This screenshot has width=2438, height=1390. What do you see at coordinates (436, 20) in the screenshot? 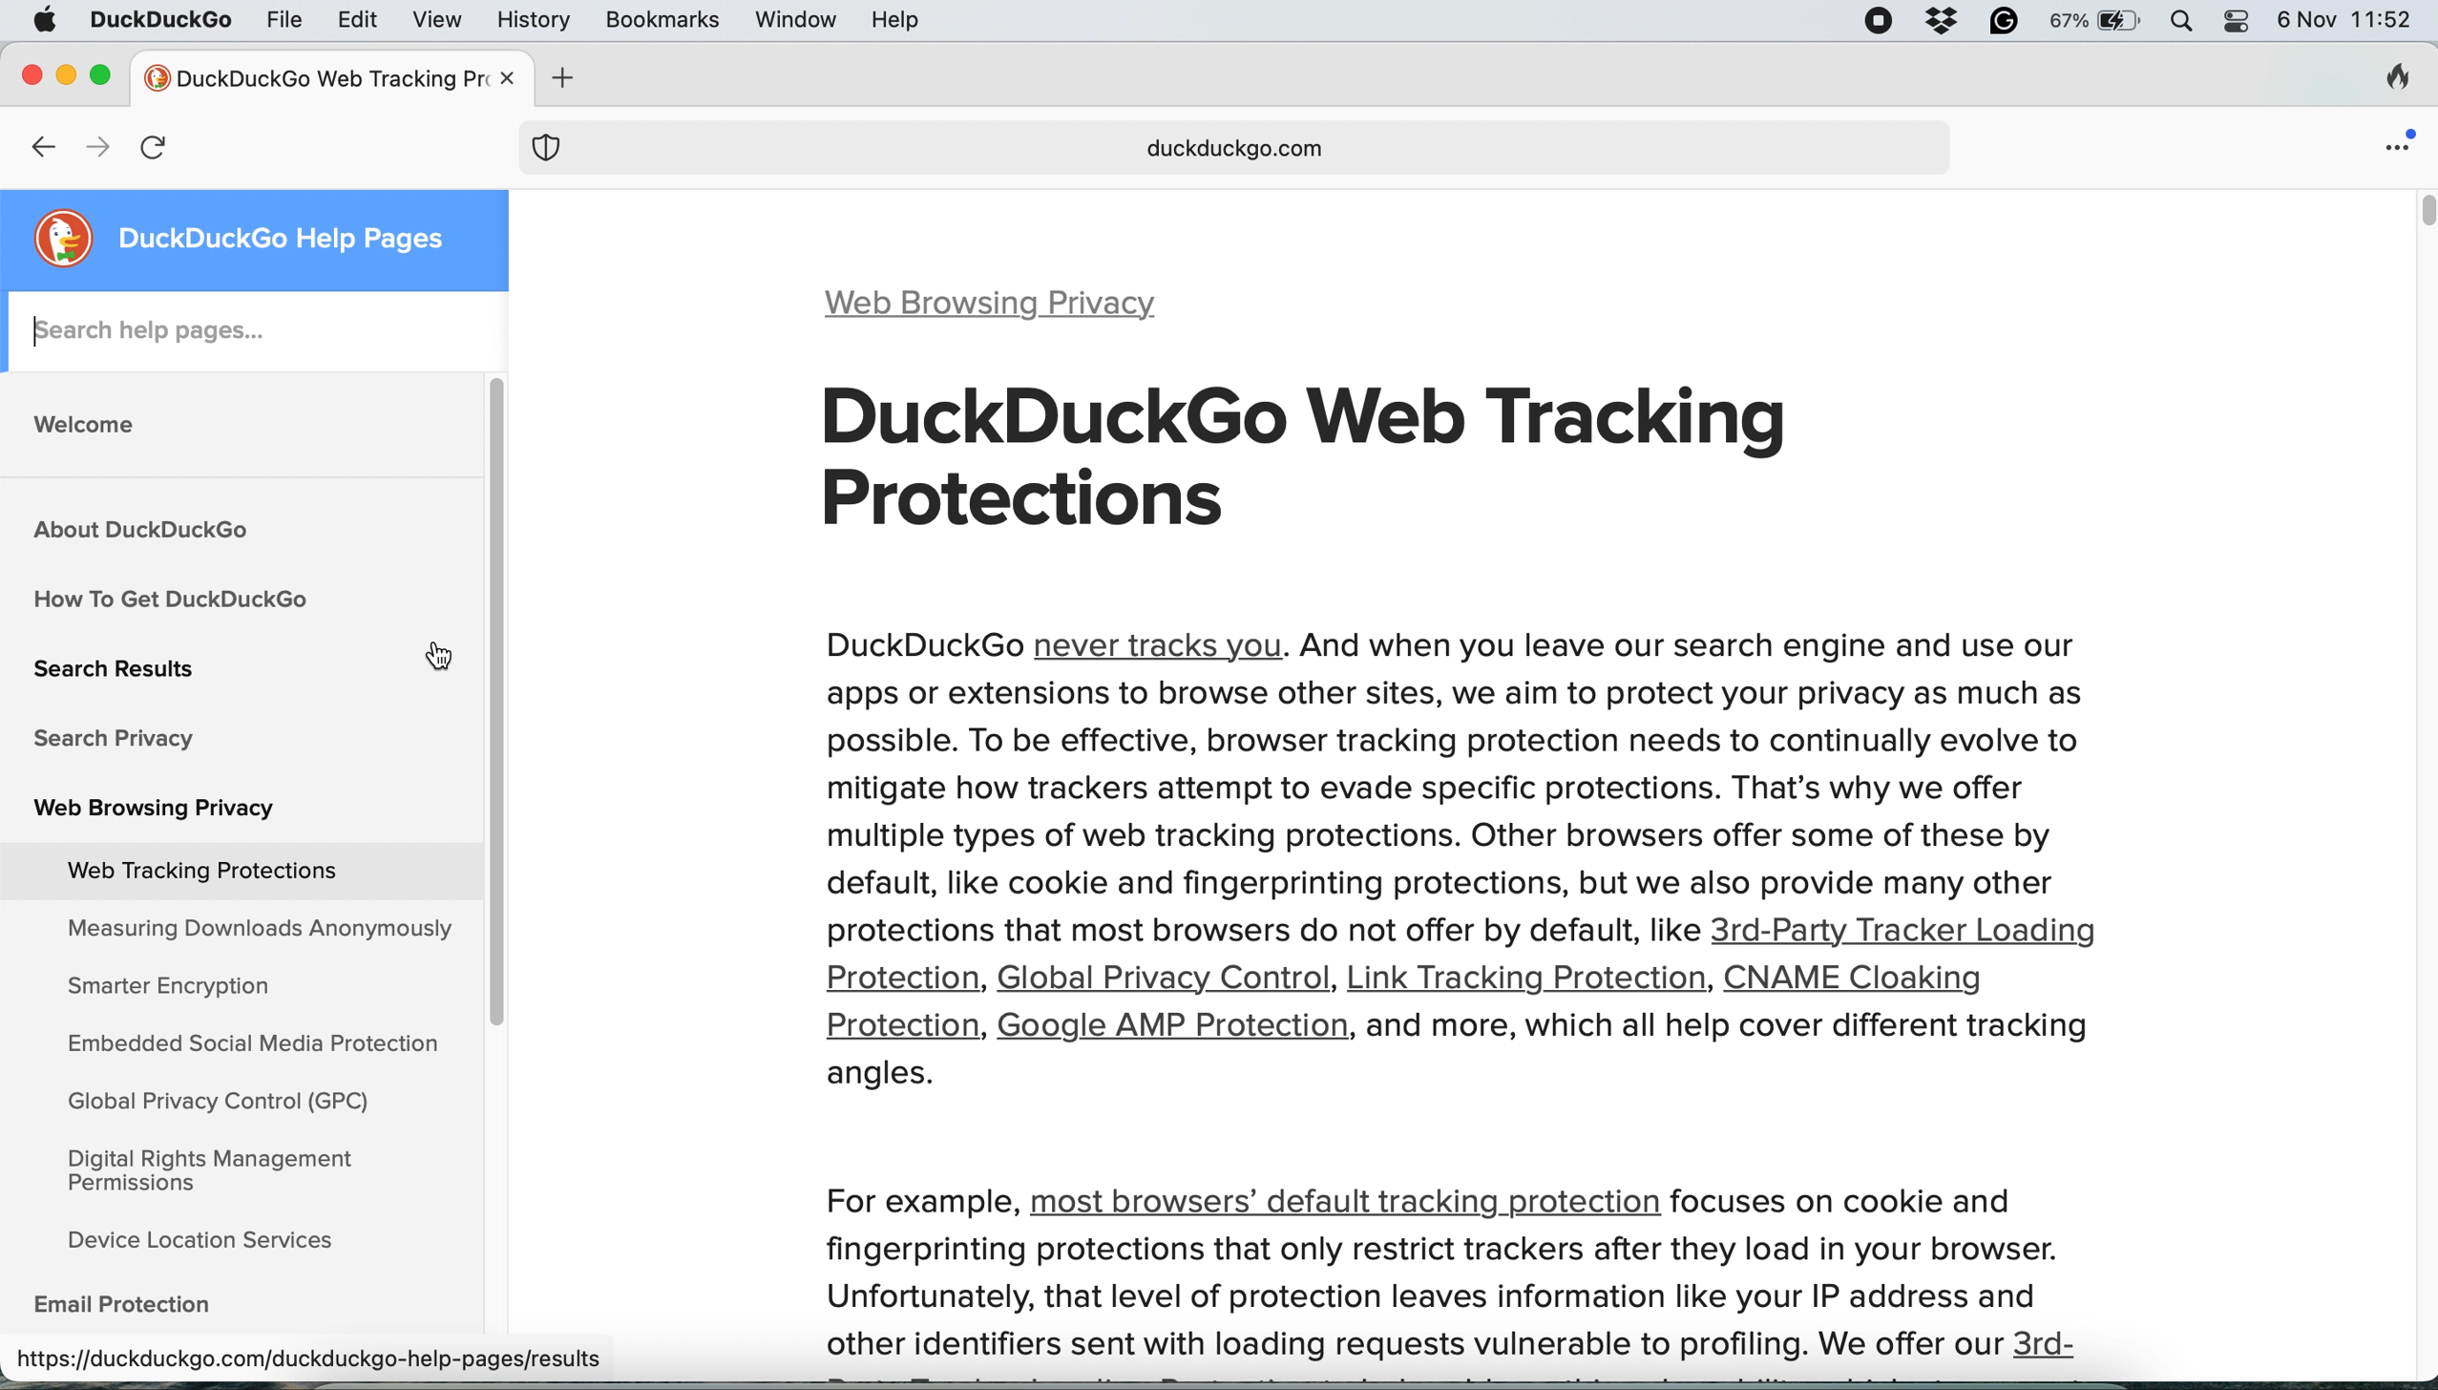
I see `view` at bounding box center [436, 20].